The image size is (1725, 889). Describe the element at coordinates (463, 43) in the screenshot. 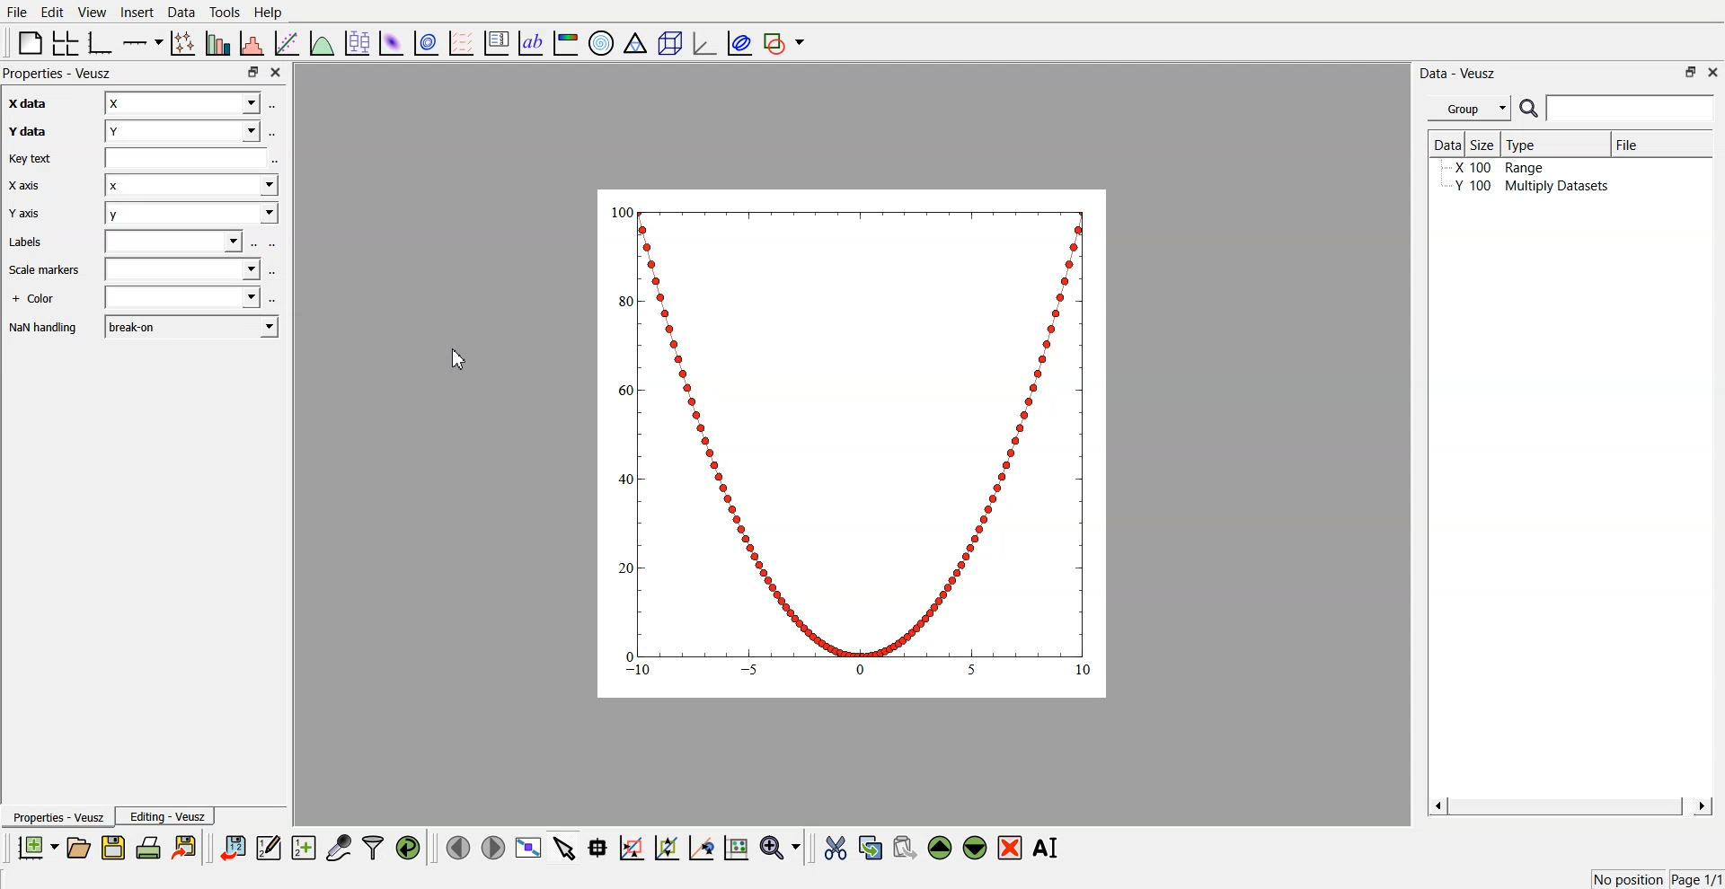

I see `plot a vector set` at that location.